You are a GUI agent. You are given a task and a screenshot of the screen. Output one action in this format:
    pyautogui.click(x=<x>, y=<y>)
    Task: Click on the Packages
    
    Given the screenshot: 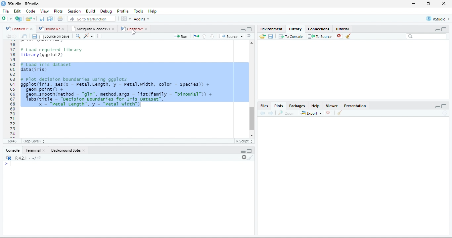 What is the action you would take?
    pyautogui.click(x=297, y=106)
    